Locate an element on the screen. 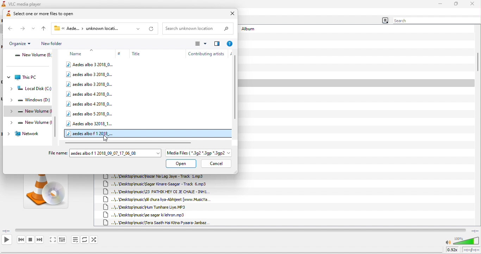  back is located at coordinates (10, 29).